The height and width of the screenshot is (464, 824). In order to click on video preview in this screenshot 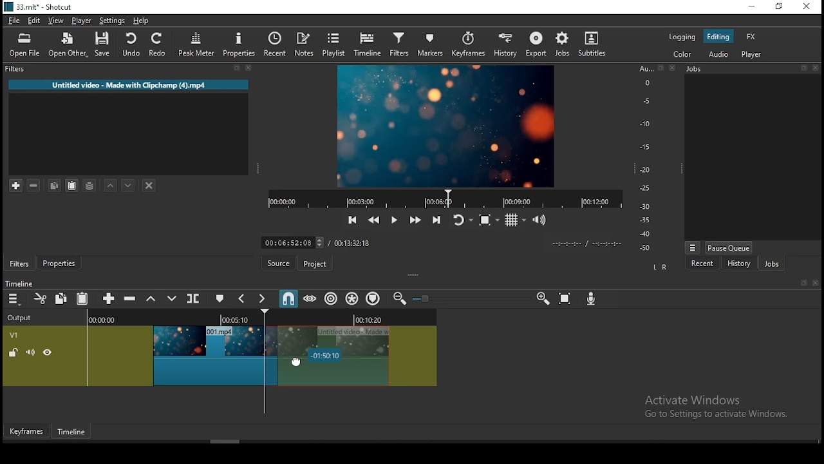, I will do `click(447, 127)`.